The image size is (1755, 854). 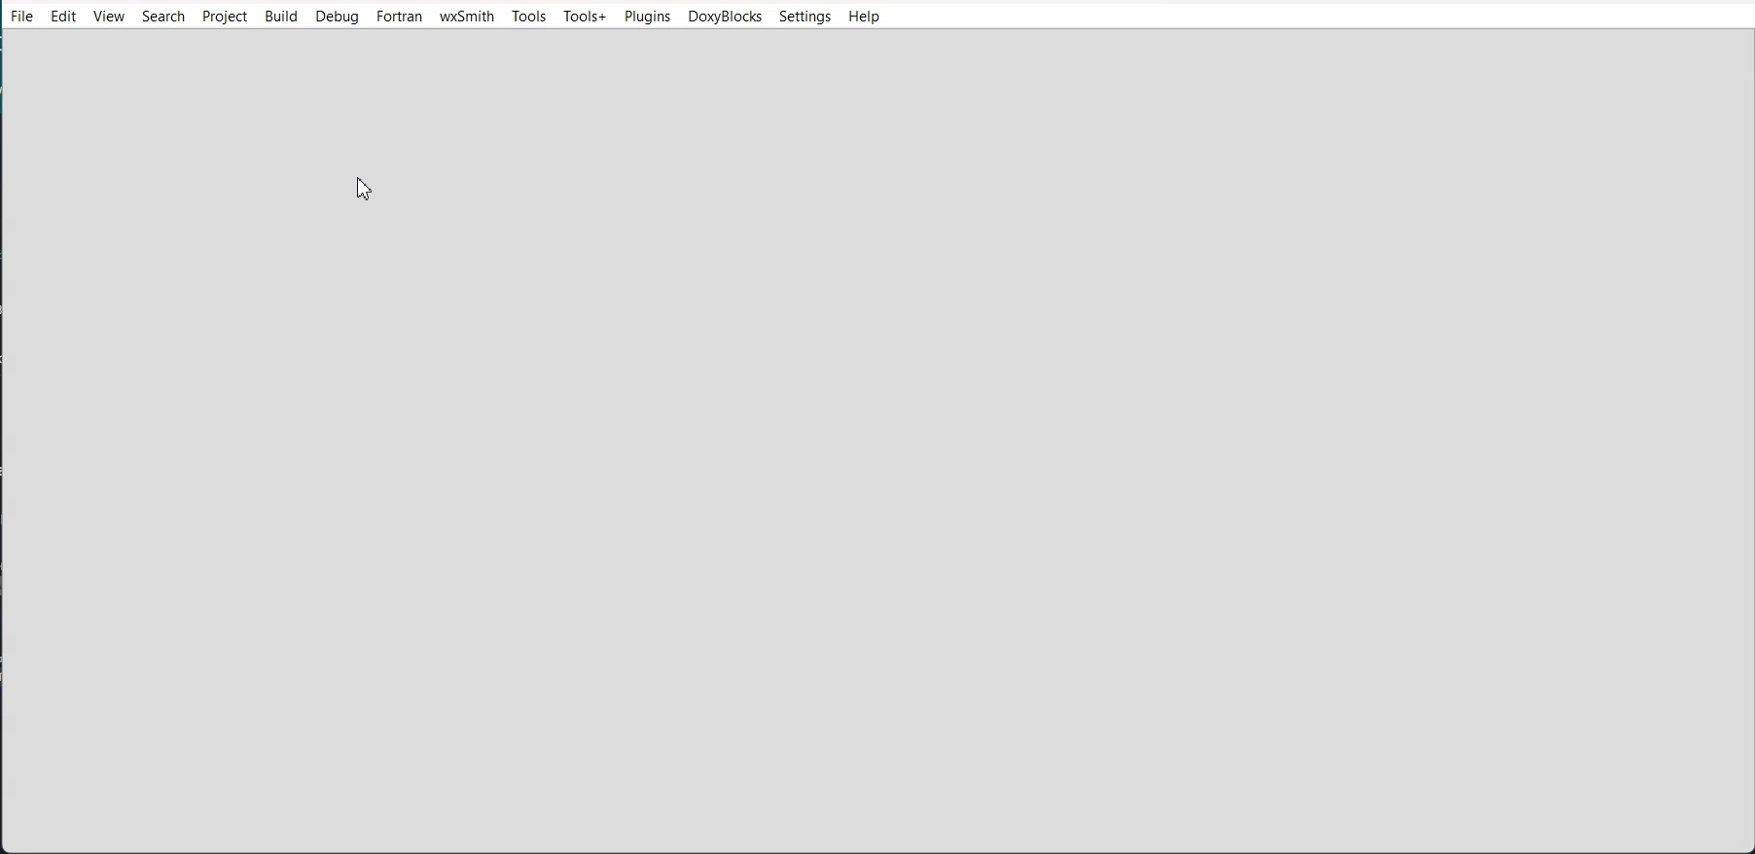 I want to click on Tools, so click(x=529, y=17).